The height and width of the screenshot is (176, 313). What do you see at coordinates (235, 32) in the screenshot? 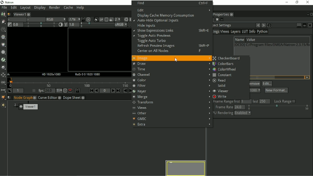
I see `Layers` at bounding box center [235, 32].